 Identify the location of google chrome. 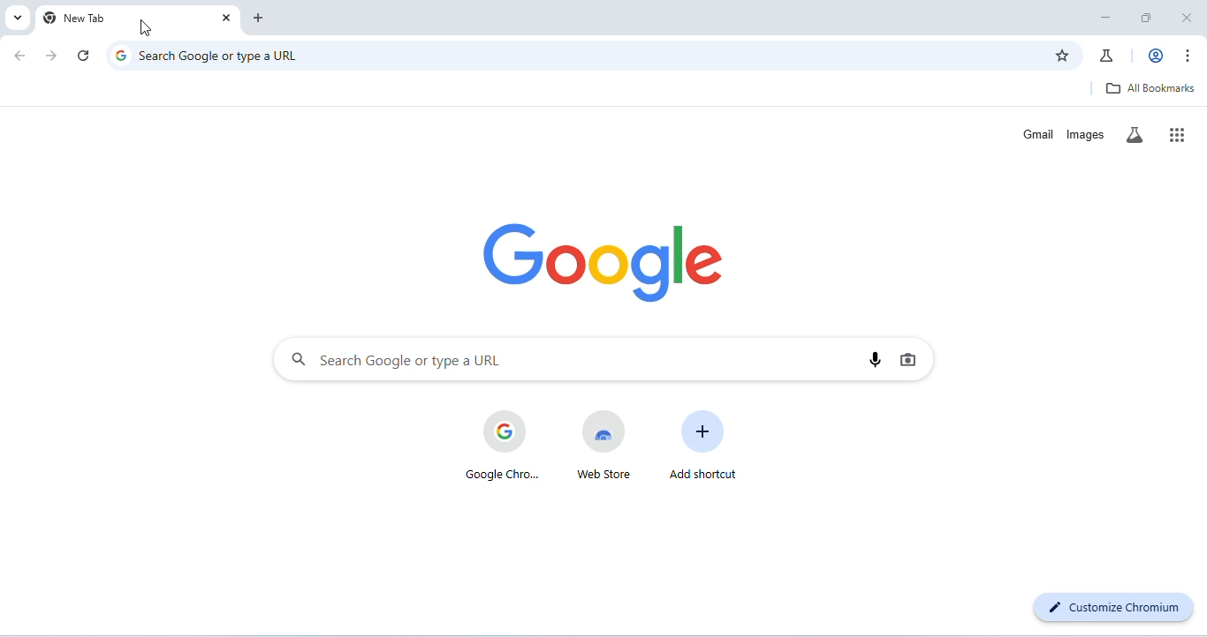
(499, 445).